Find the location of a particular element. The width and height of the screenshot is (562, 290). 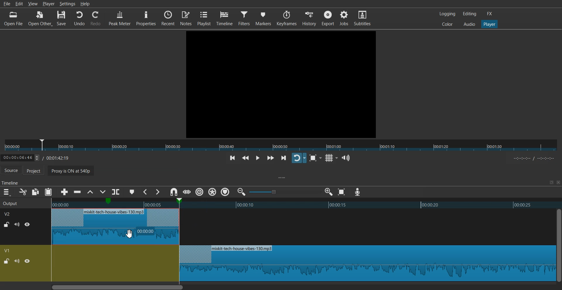

Skip to previous point is located at coordinates (232, 158).